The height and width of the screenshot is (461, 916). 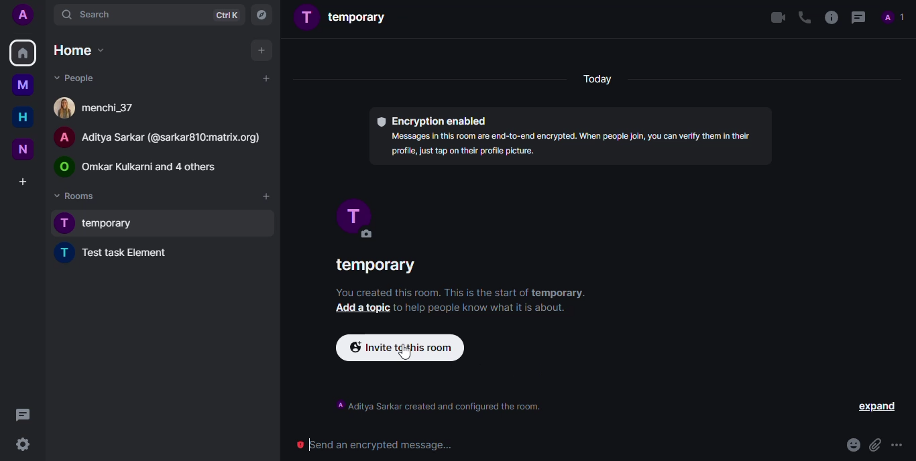 What do you see at coordinates (22, 52) in the screenshot?
I see `home` at bounding box center [22, 52].